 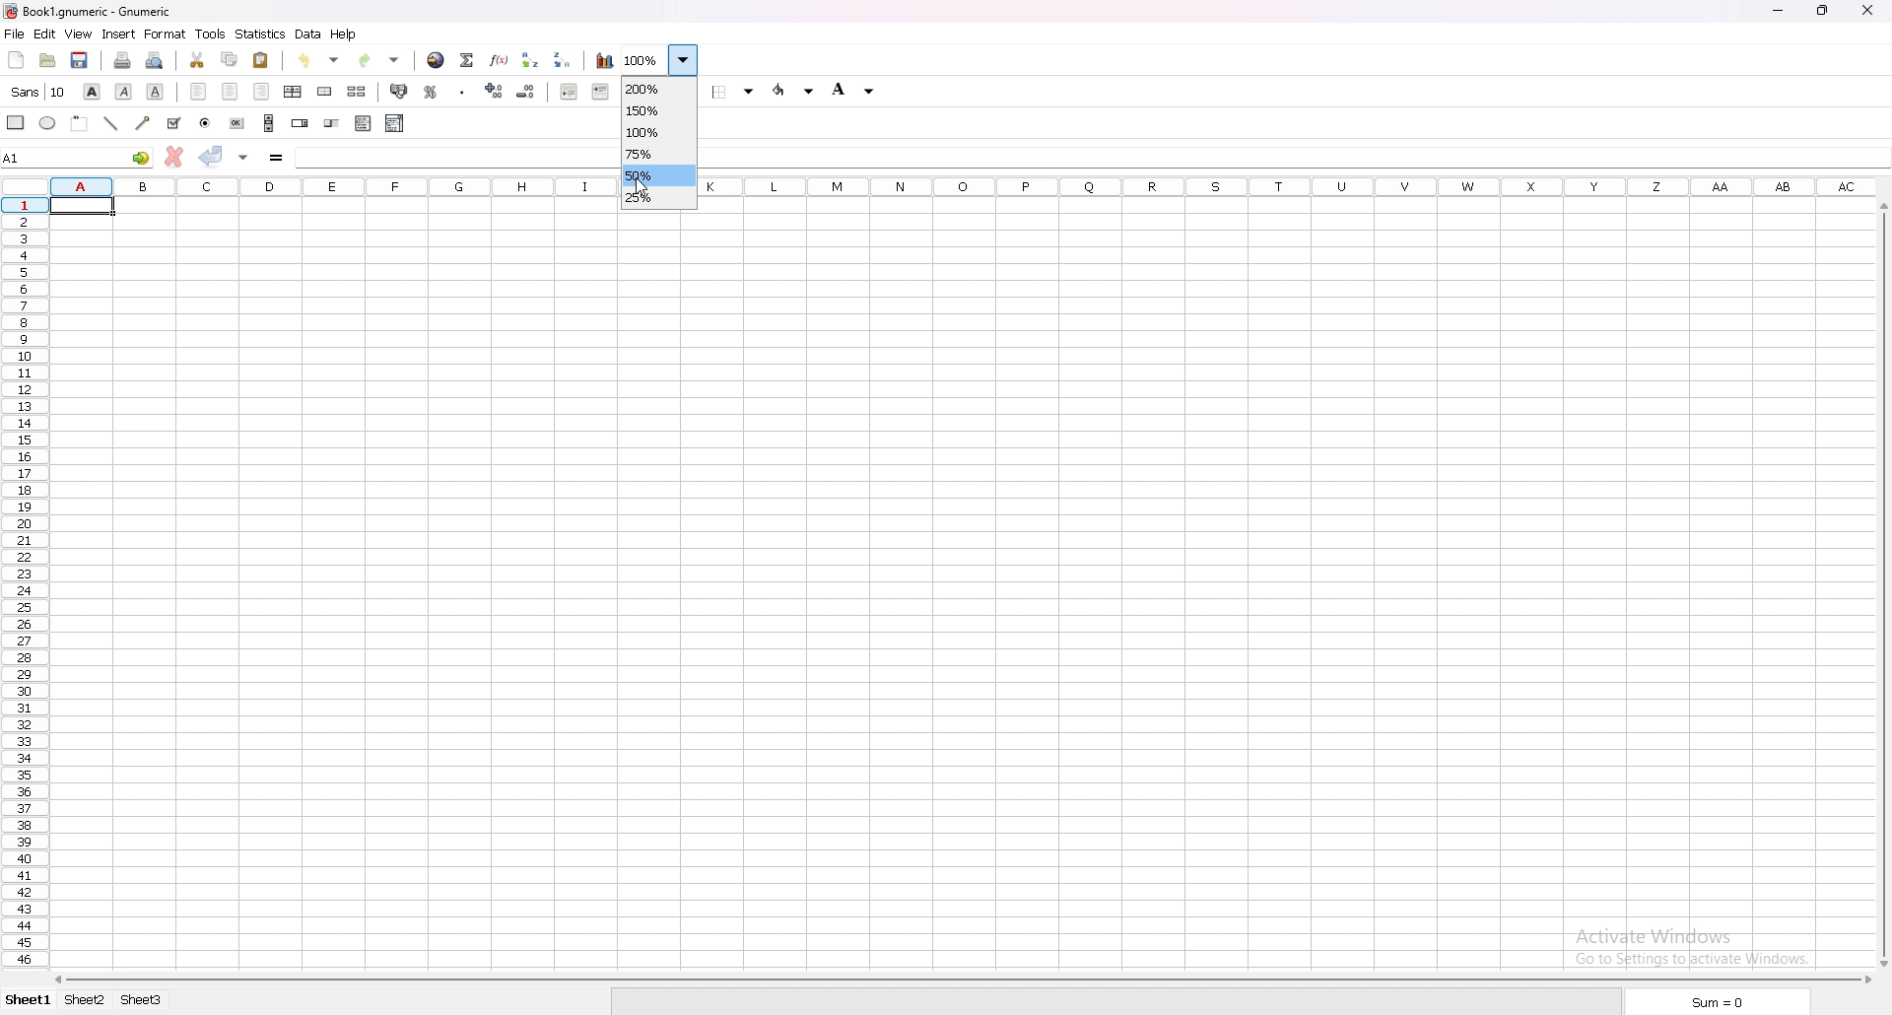 What do you see at coordinates (269, 123) in the screenshot?
I see `scroll bar` at bounding box center [269, 123].